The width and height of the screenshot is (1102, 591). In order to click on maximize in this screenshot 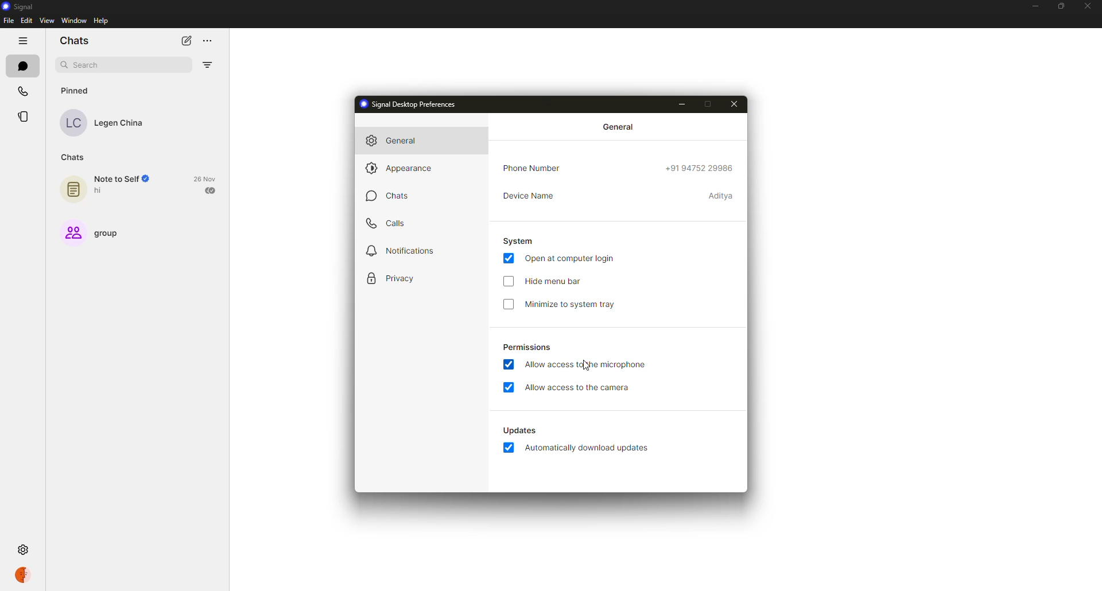, I will do `click(712, 104)`.